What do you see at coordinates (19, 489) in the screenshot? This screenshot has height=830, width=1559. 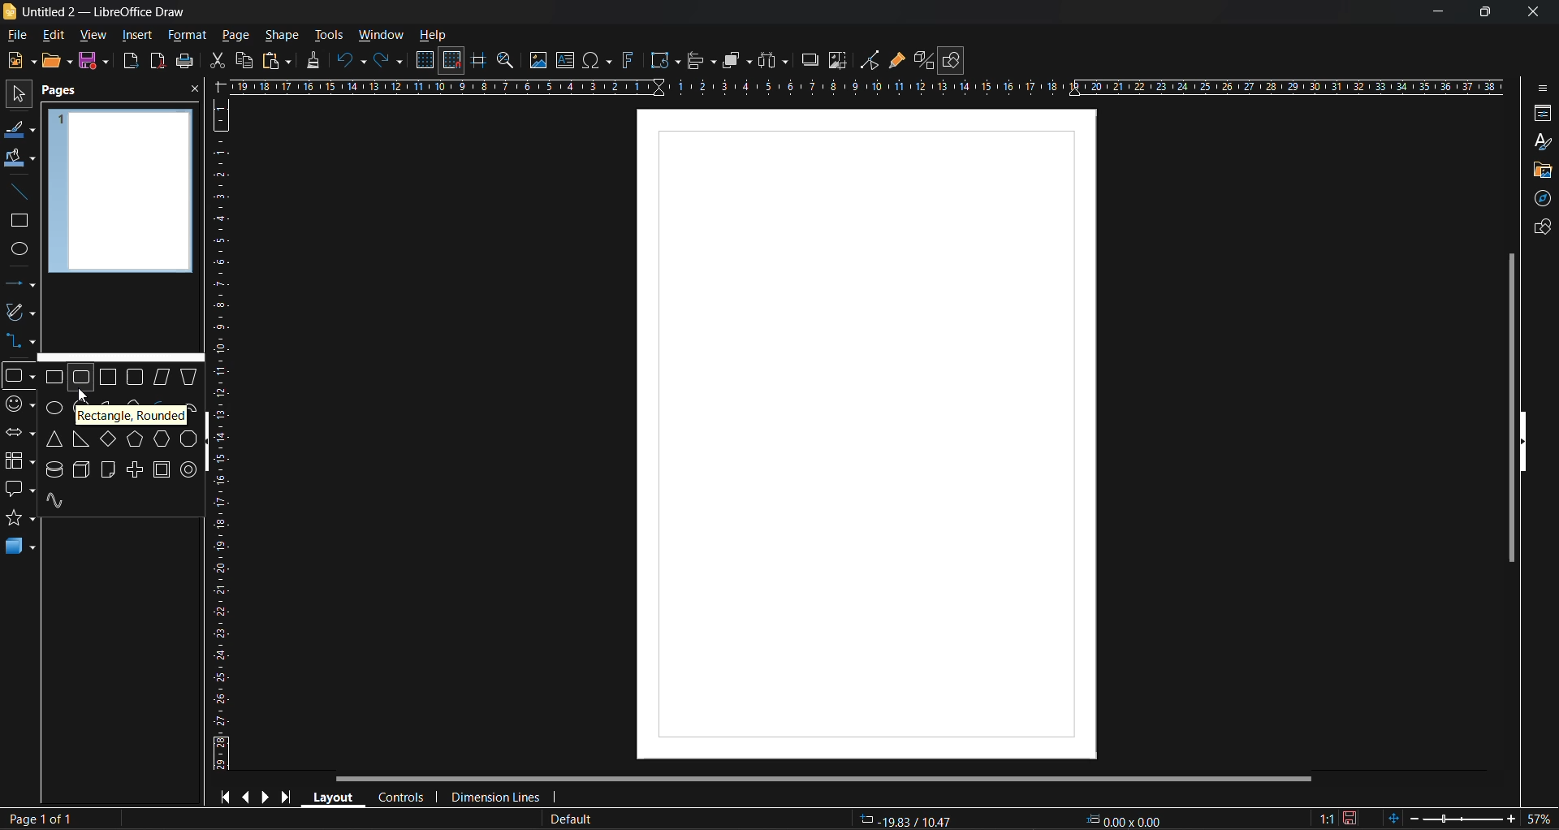 I see `callout shapes` at bounding box center [19, 489].